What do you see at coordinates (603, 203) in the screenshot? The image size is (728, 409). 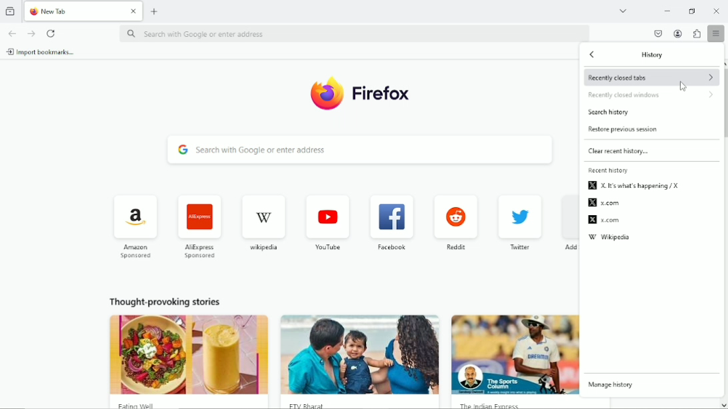 I see `x.com` at bounding box center [603, 203].